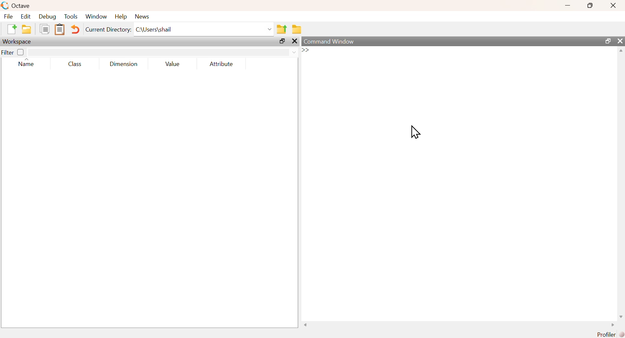  What do you see at coordinates (18, 42) in the screenshot?
I see `Workspace` at bounding box center [18, 42].